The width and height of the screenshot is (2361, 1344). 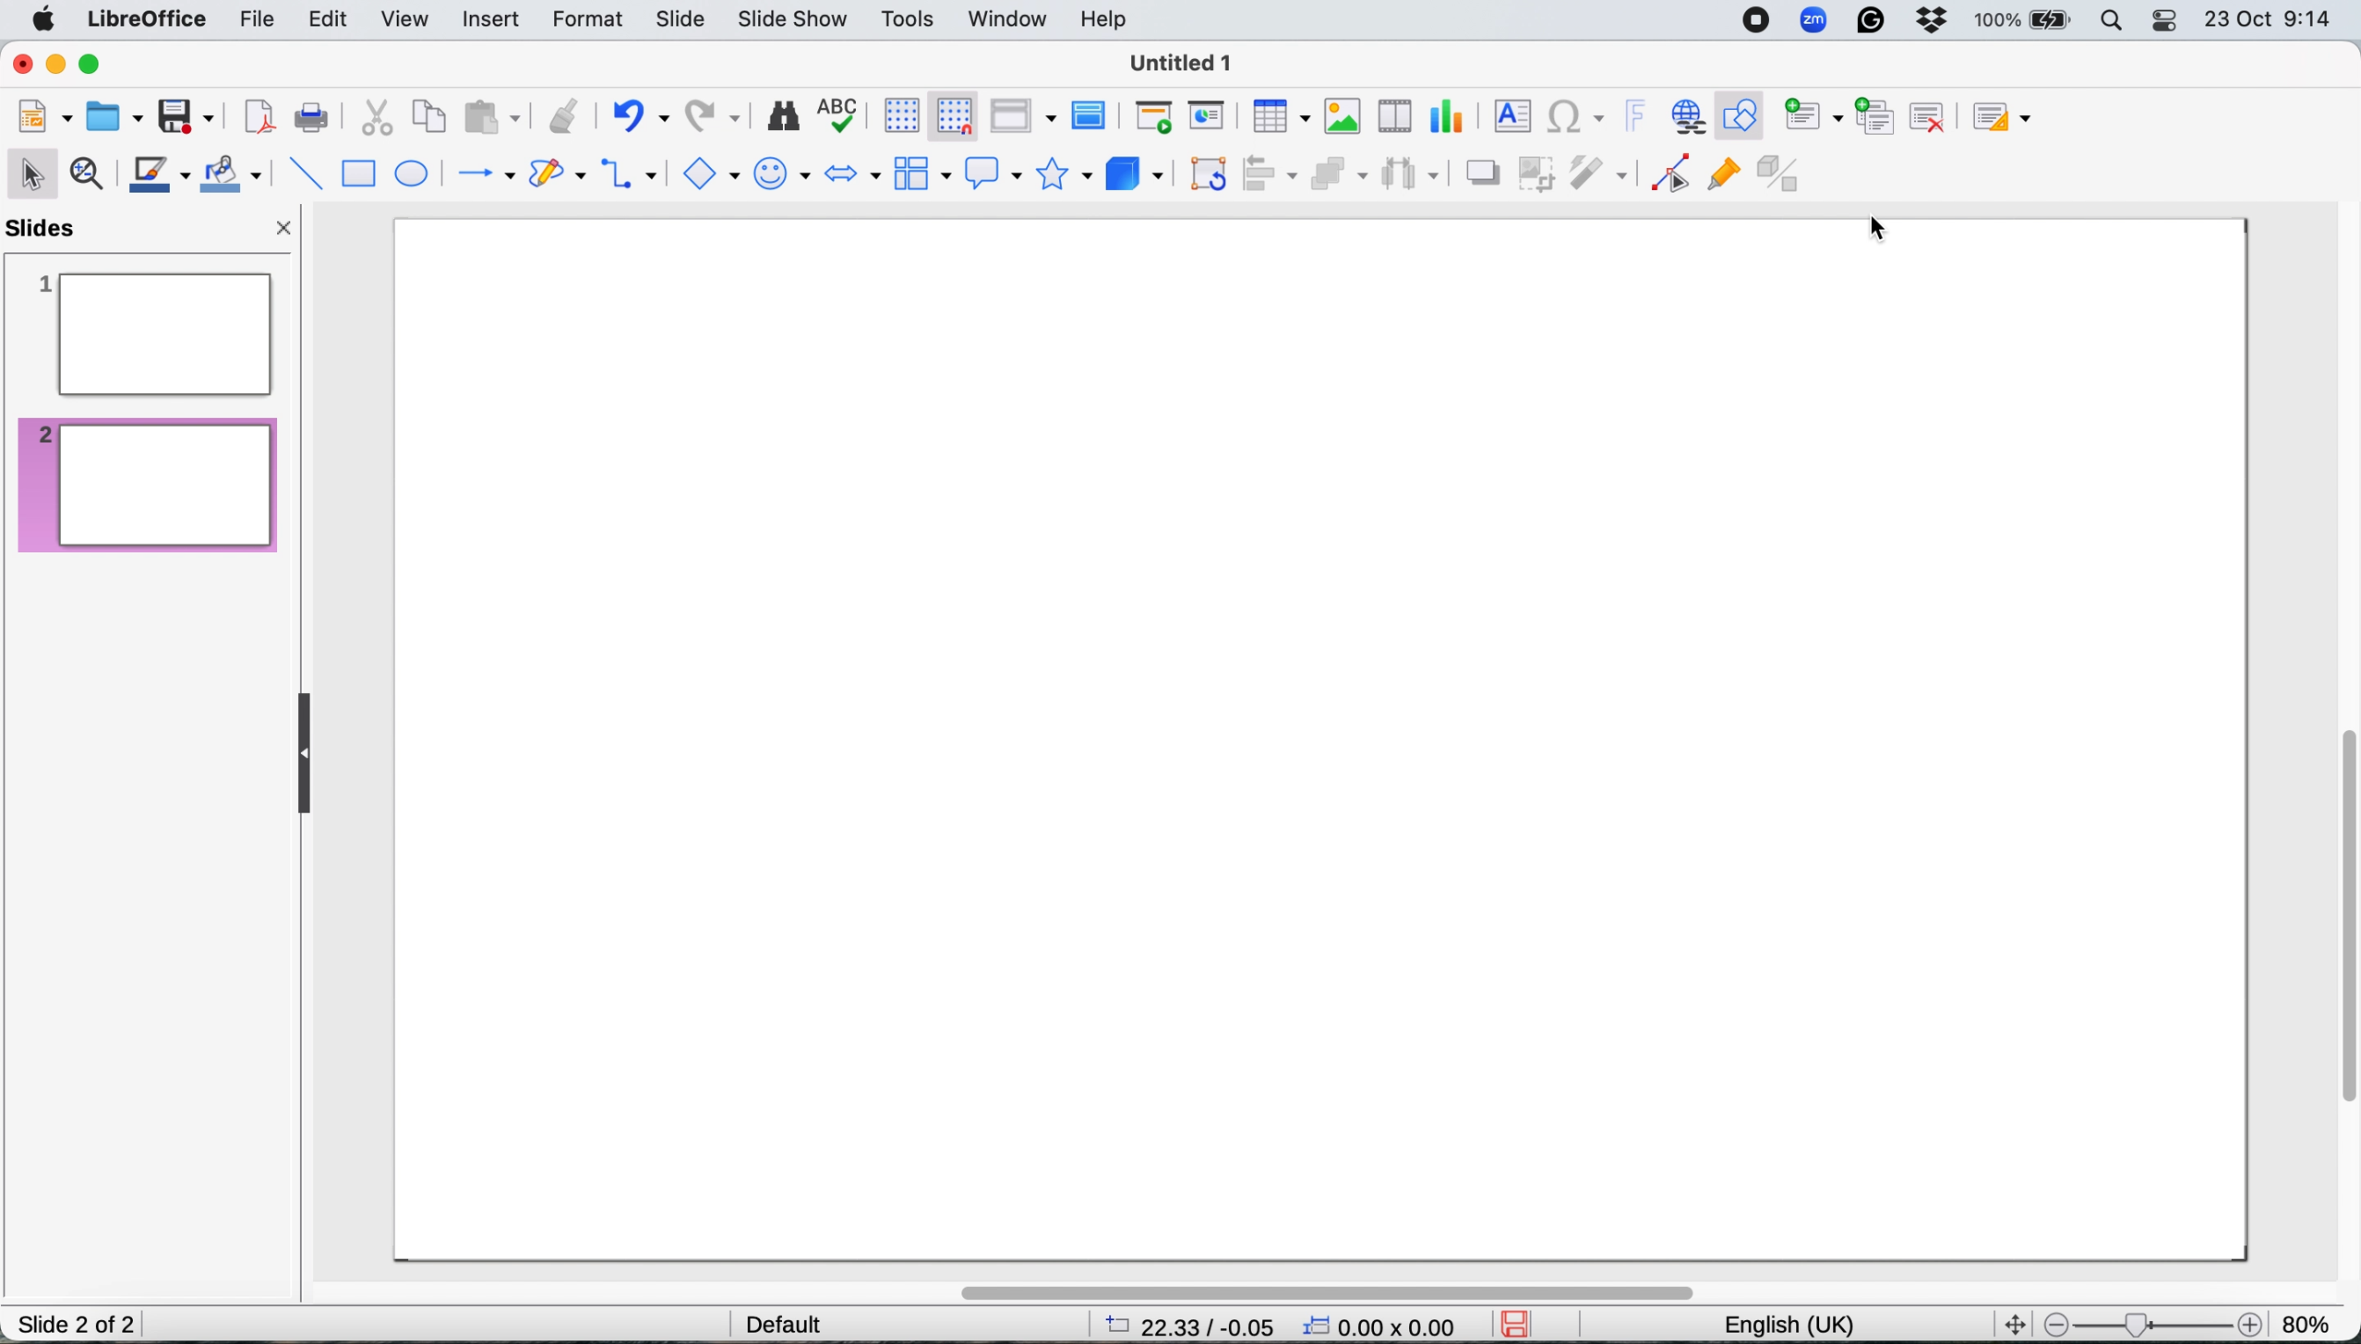 I want to click on fit screen, so click(x=2012, y=1321).